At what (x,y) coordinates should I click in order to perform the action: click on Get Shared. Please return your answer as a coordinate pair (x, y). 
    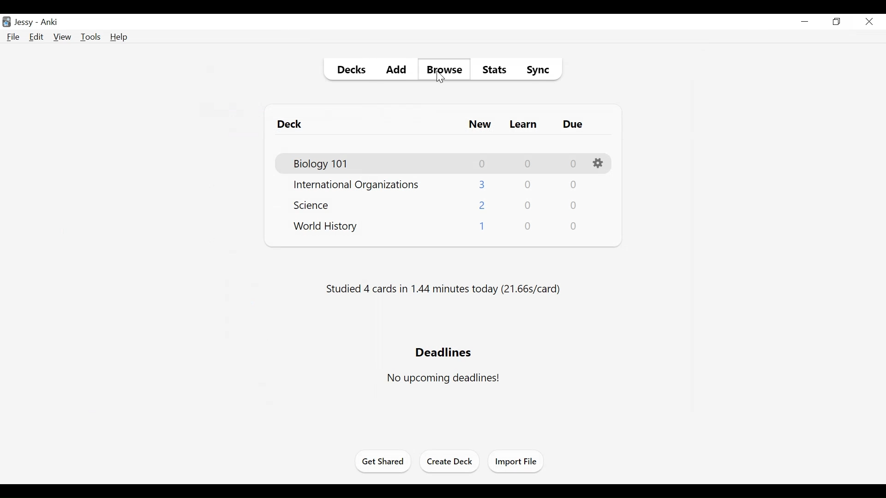
    Looking at the image, I should click on (382, 462).